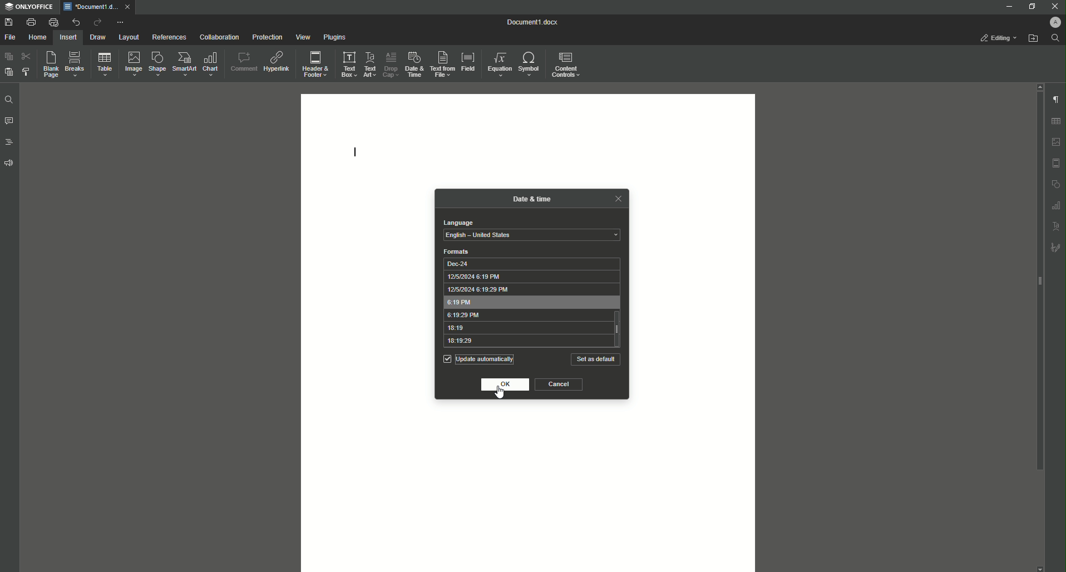  I want to click on Comment, so click(243, 60).